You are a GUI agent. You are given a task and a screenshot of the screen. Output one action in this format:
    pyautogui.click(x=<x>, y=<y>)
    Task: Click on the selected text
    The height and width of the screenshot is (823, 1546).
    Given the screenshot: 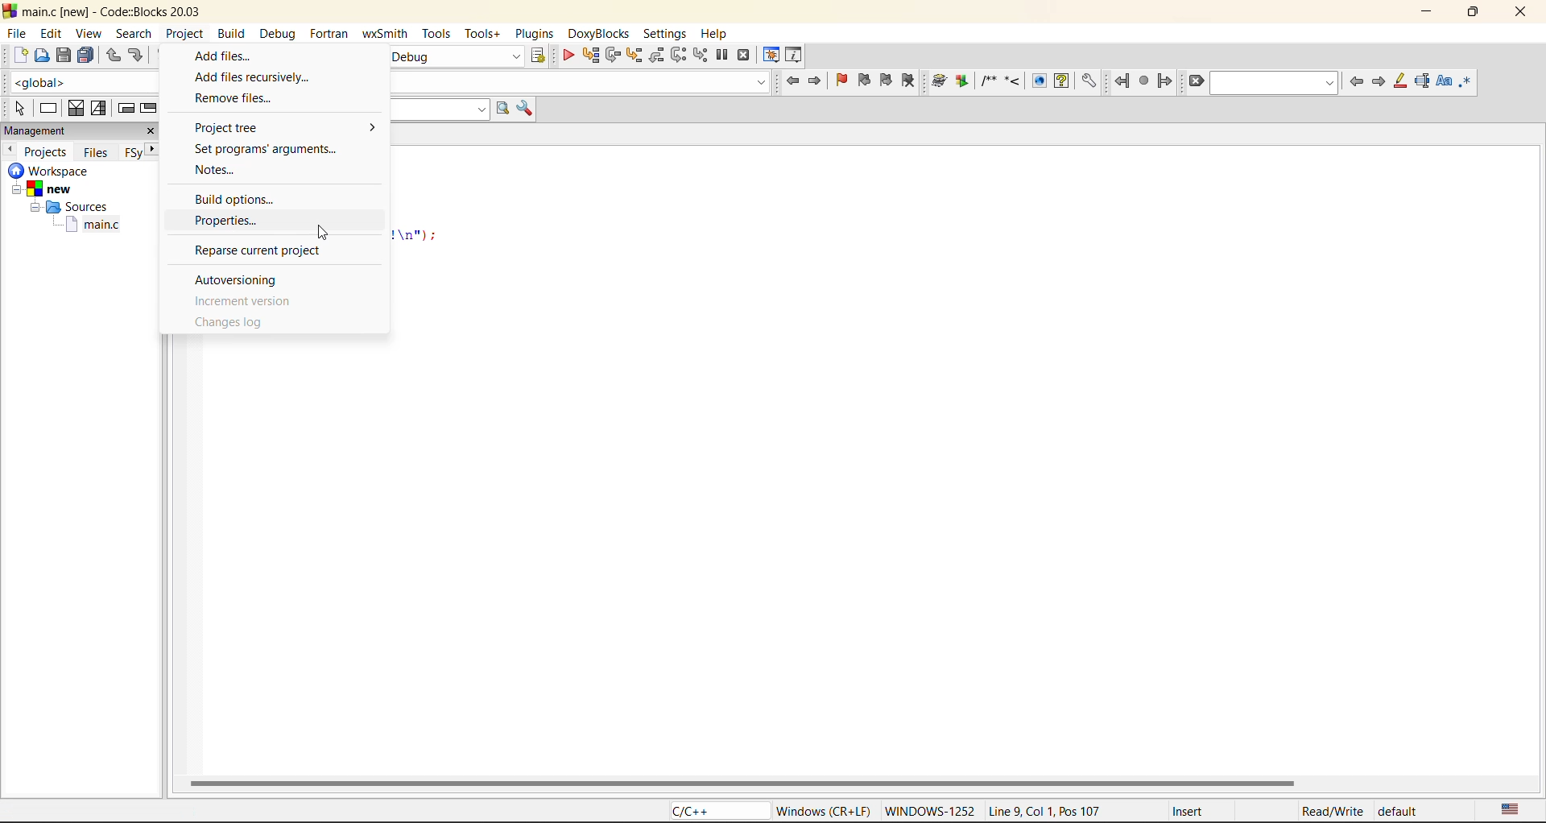 What is the action you would take?
    pyautogui.click(x=1423, y=82)
    